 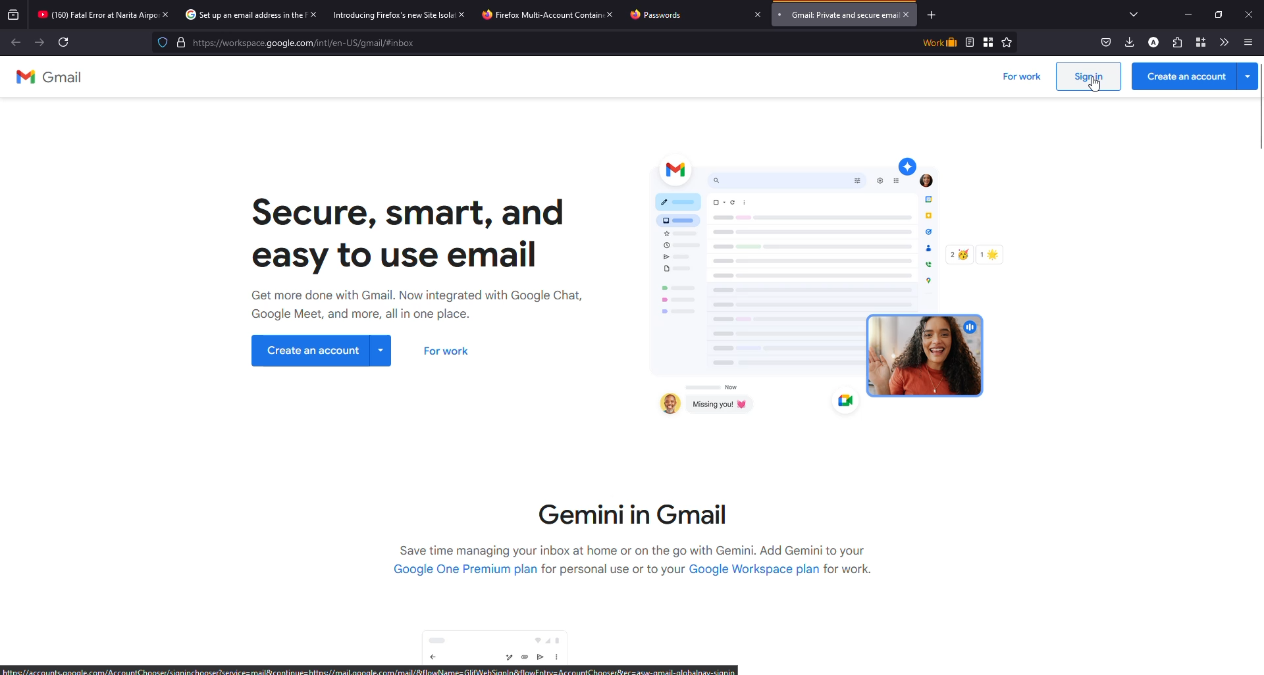 What do you see at coordinates (818, 281) in the screenshot?
I see `Image` at bounding box center [818, 281].